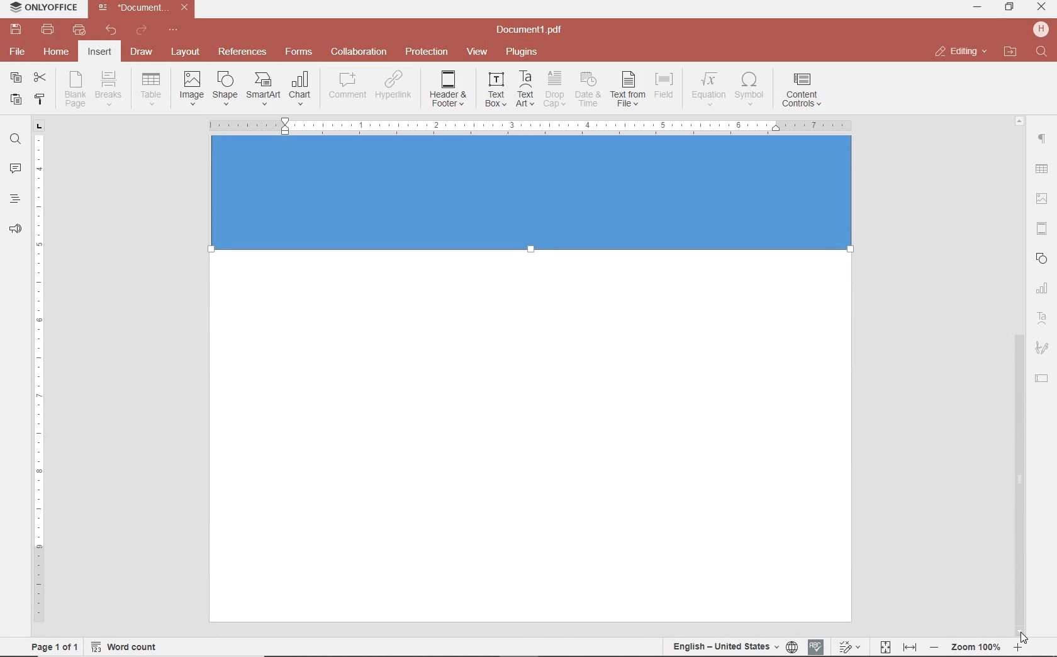  I want to click on protection, so click(427, 52).